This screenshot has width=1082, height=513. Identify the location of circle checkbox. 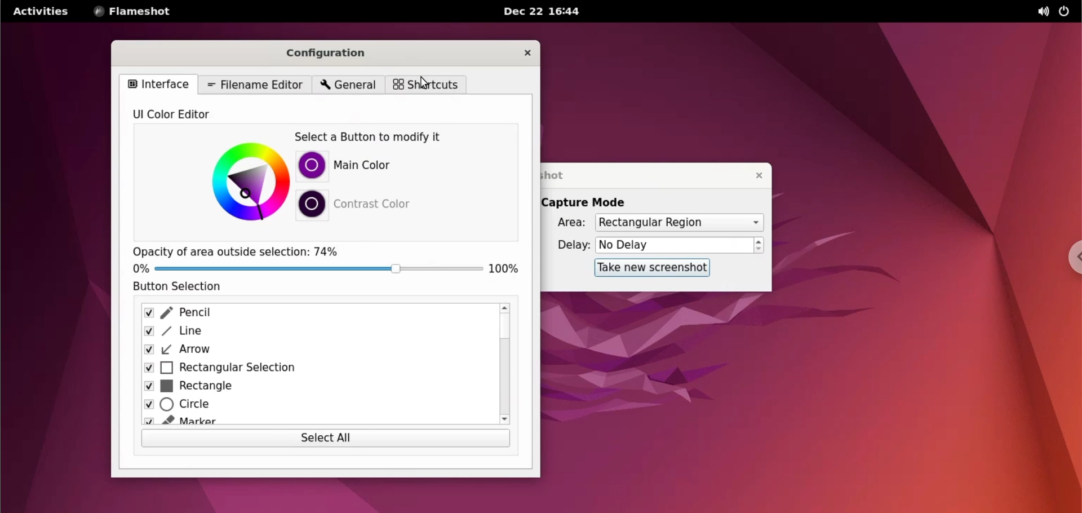
(313, 405).